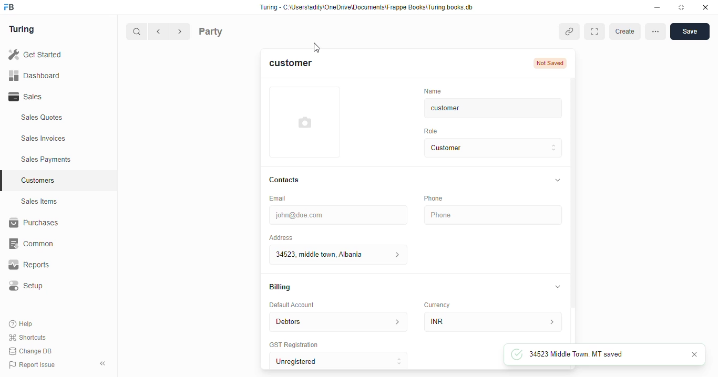 The image size is (718, 377). What do you see at coordinates (181, 33) in the screenshot?
I see `forward` at bounding box center [181, 33].